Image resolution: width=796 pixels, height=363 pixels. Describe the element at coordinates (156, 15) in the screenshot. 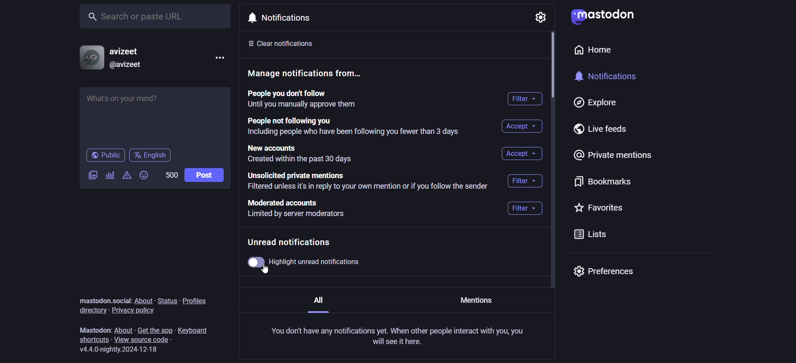

I see `search or paste URL` at that location.